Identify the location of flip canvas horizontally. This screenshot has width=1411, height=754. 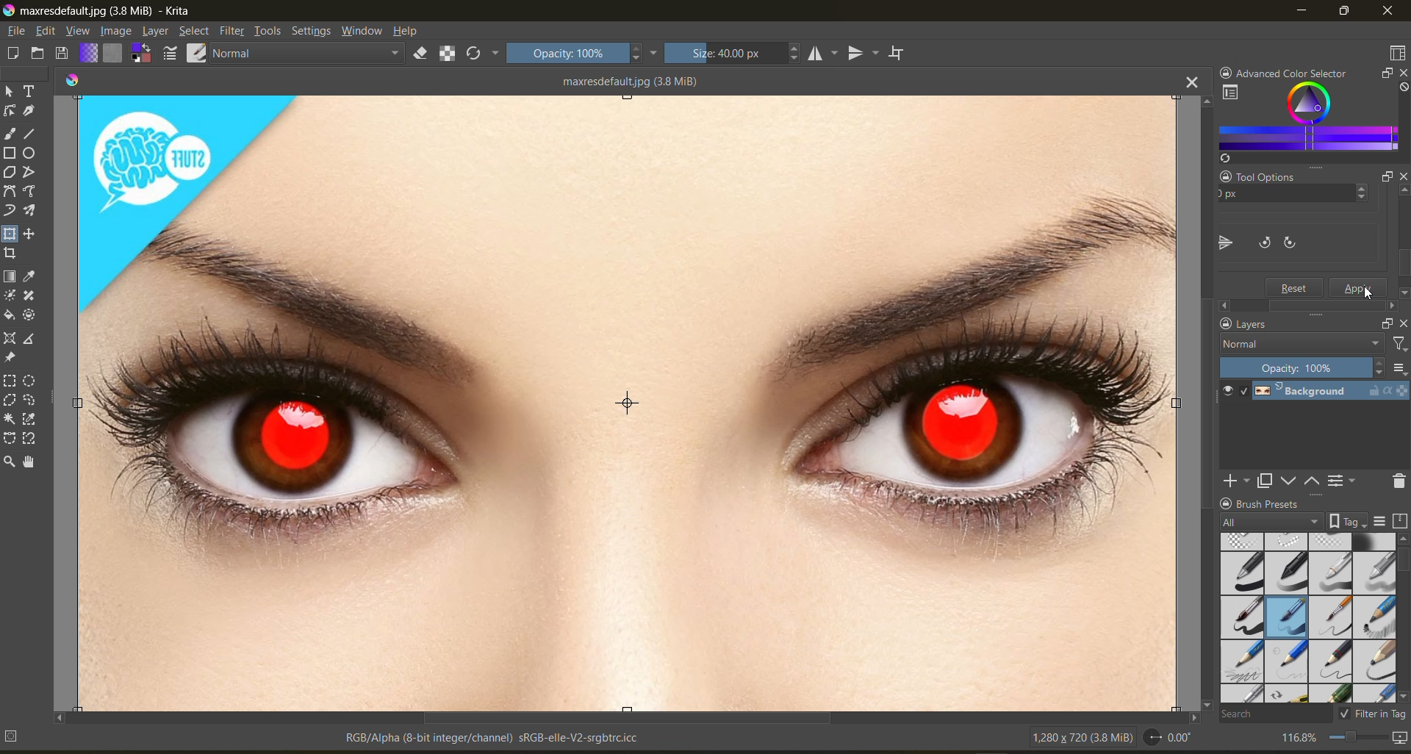
(1260, 245).